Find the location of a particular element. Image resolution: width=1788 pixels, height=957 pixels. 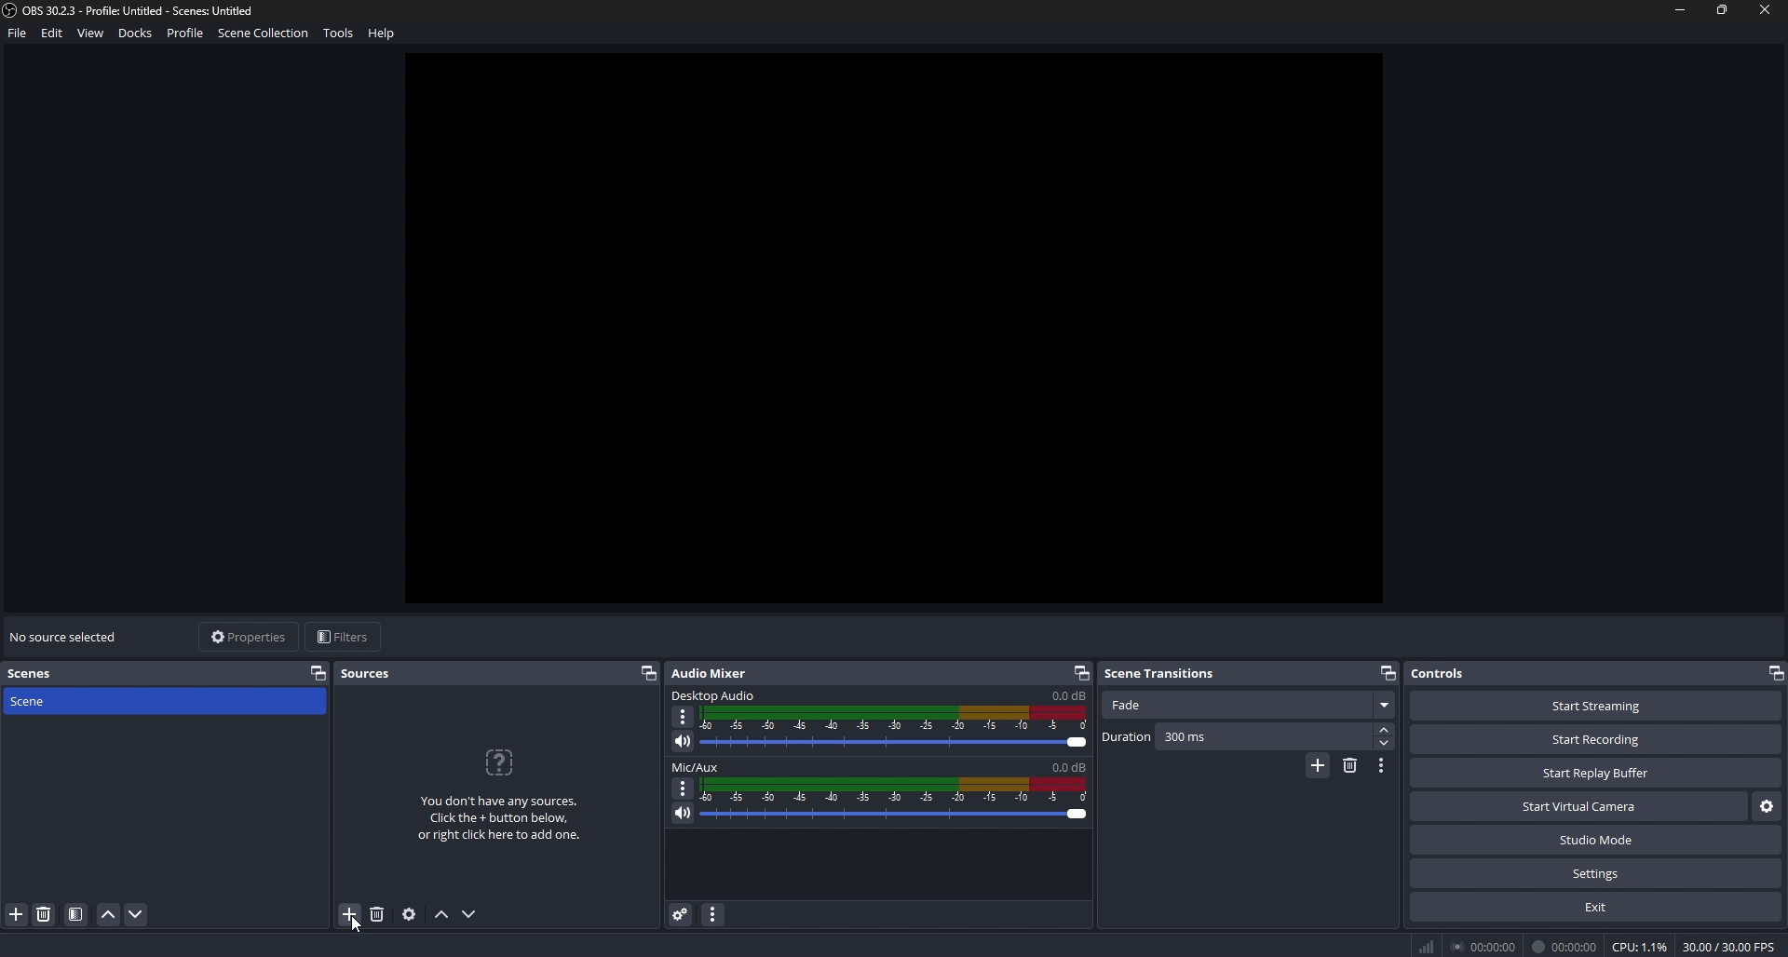

transition properties is located at coordinates (1382, 765).